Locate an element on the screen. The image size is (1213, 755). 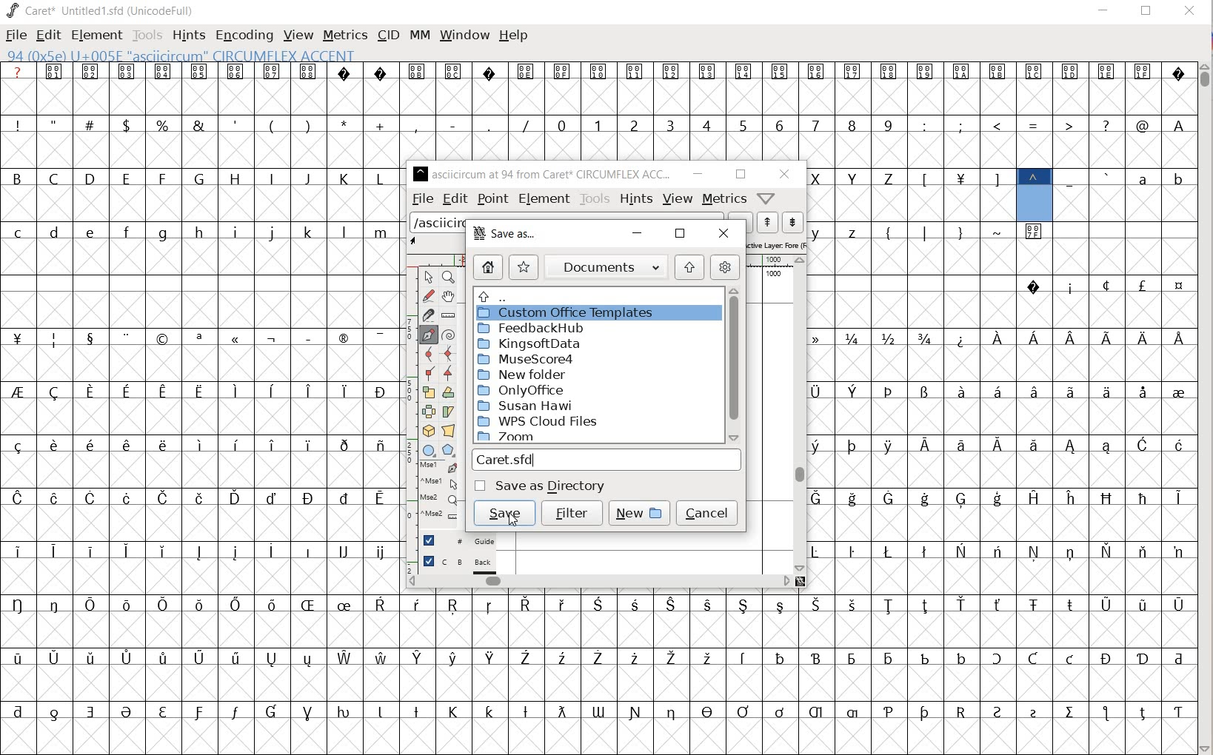
close is located at coordinates (784, 174).